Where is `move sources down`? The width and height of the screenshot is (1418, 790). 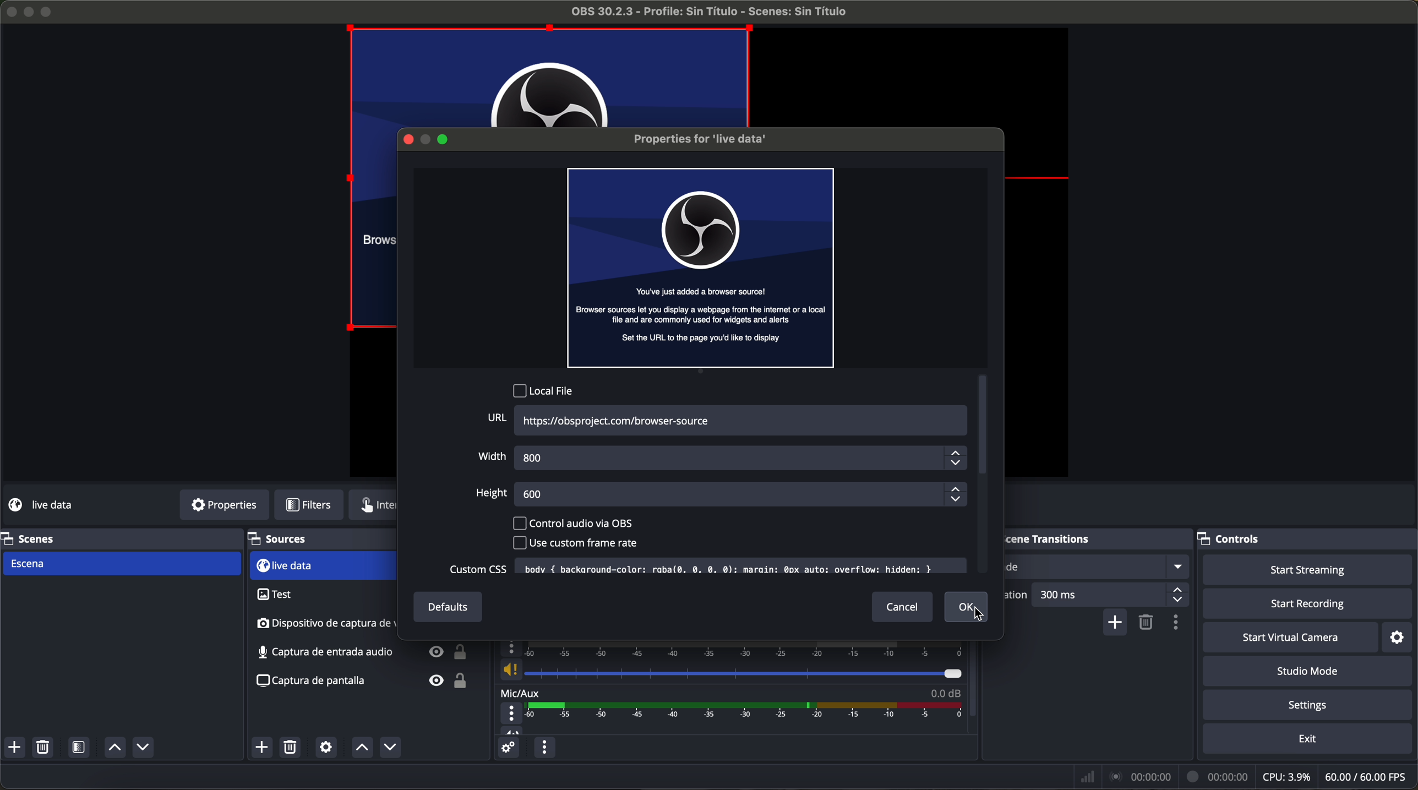
move sources down is located at coordinates (143, 748).